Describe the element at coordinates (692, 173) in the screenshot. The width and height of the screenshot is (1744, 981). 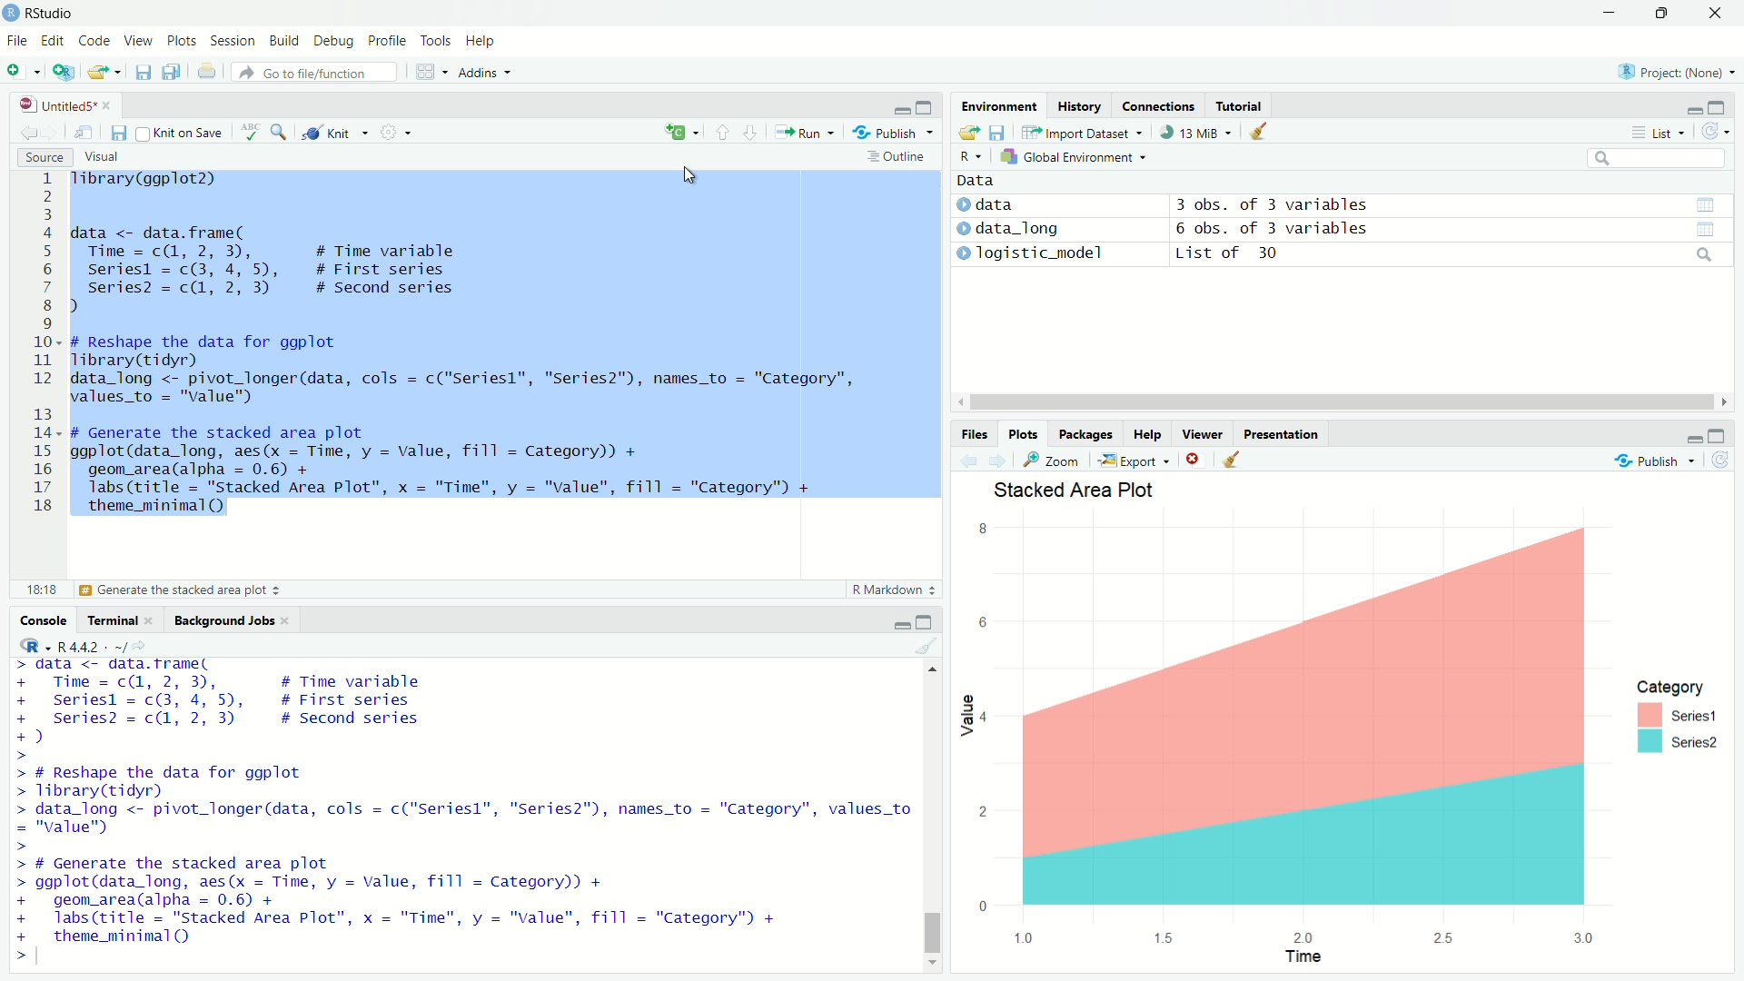
I see `cursor` at that location.